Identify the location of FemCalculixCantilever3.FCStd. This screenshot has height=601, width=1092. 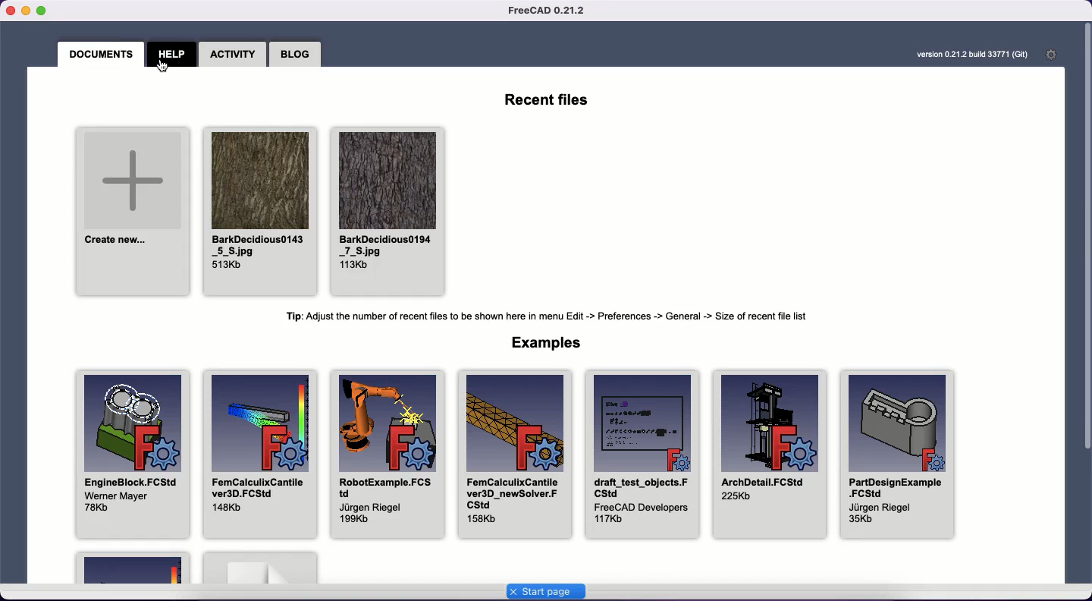
(257, 455).